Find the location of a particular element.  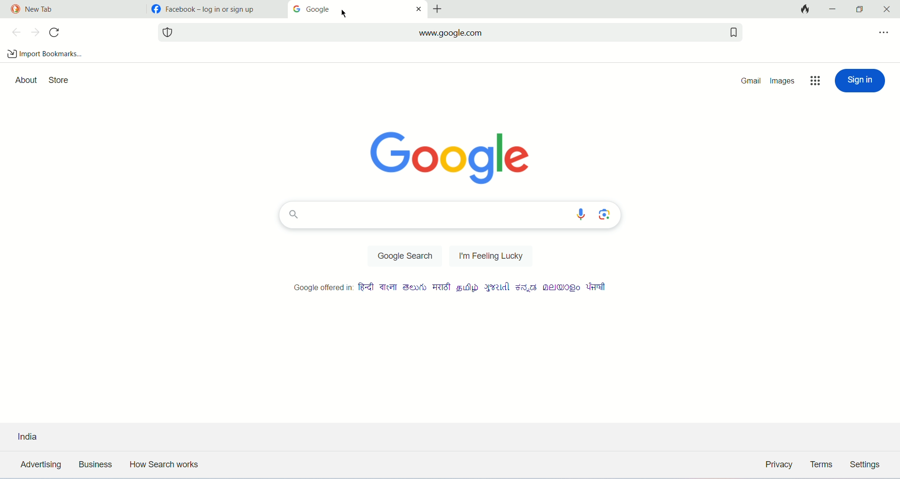

logo is located at coordinates (449, 156).